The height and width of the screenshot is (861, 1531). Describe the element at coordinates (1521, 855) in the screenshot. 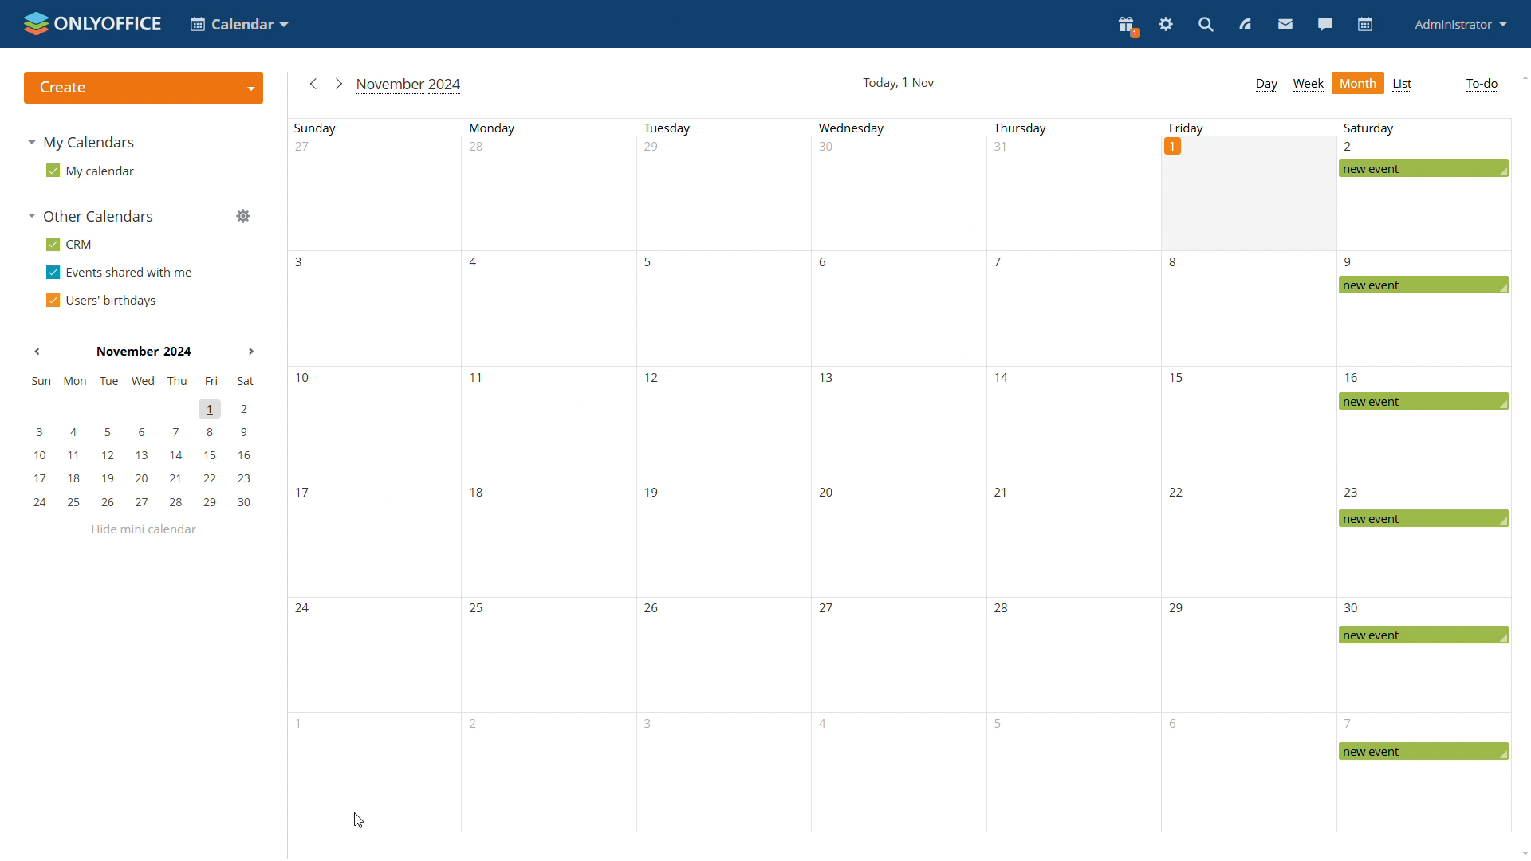

I see `scroll down` at that location.